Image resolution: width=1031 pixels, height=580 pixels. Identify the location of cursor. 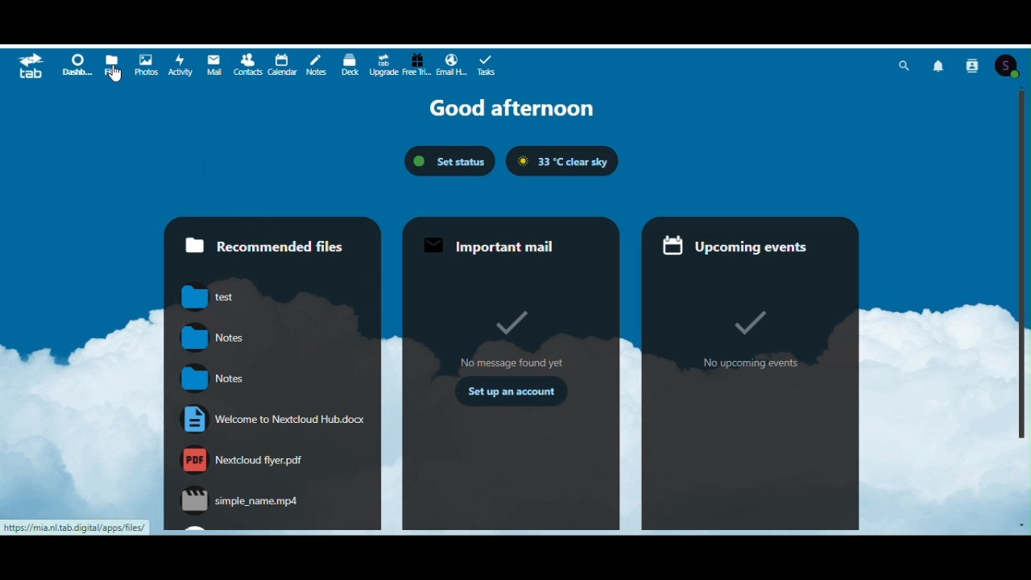
(115, 74).